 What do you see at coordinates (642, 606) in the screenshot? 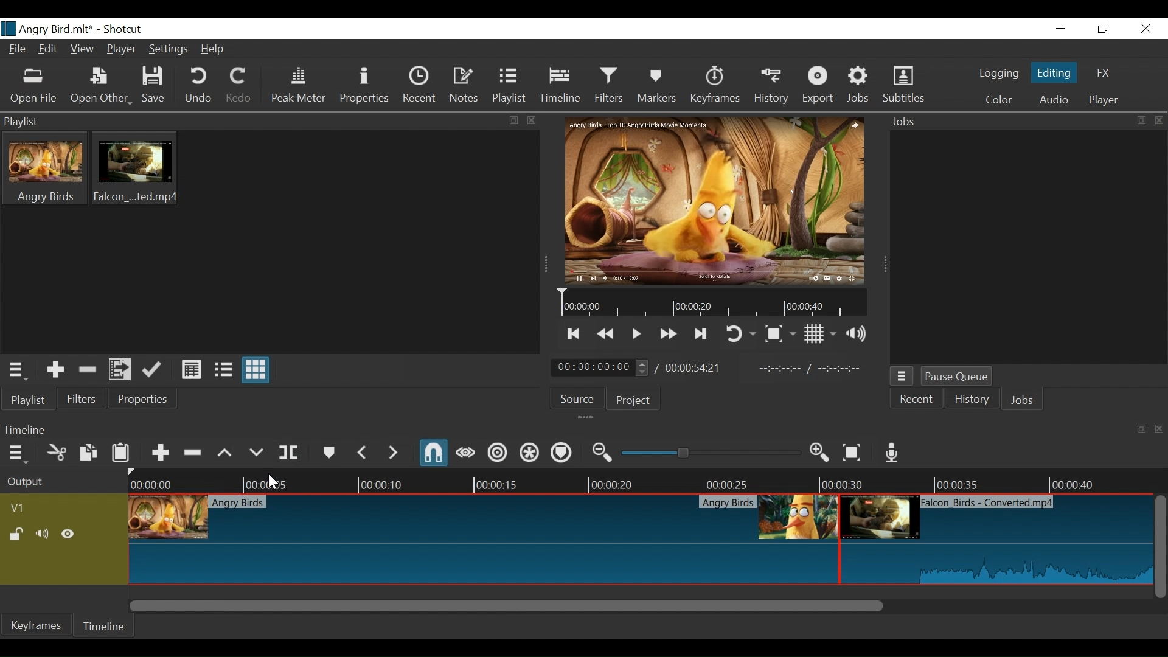
I see `Scroll bar` at bounding box center [642, 606].